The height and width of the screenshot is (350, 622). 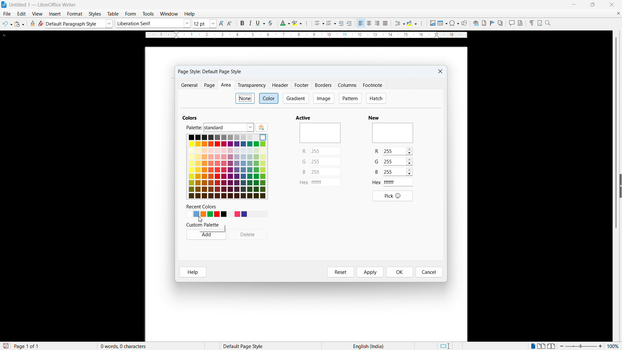 I want to click on Scroll bar , so click(x=617, y=133).